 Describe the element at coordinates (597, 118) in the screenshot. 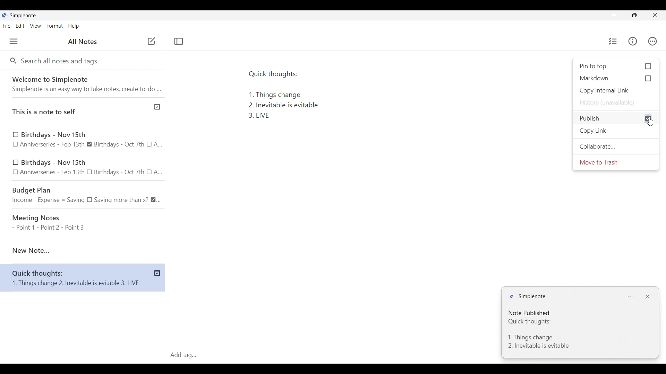

I see `Check to Publish` at that location.